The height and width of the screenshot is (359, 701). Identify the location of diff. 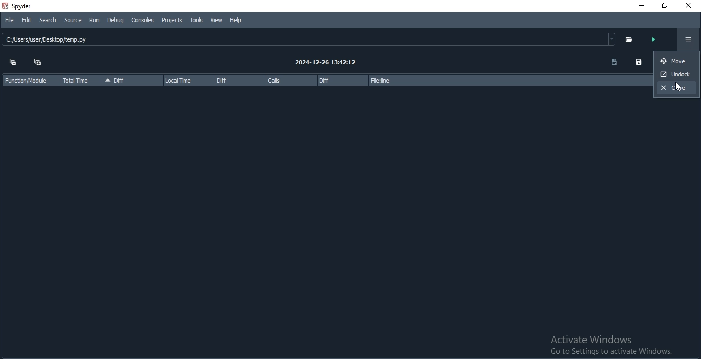
(342, 81).